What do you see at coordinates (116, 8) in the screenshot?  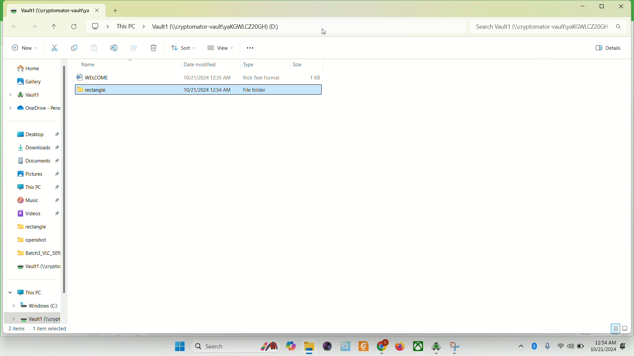 I see `Add` at bounding box center [116, 8].